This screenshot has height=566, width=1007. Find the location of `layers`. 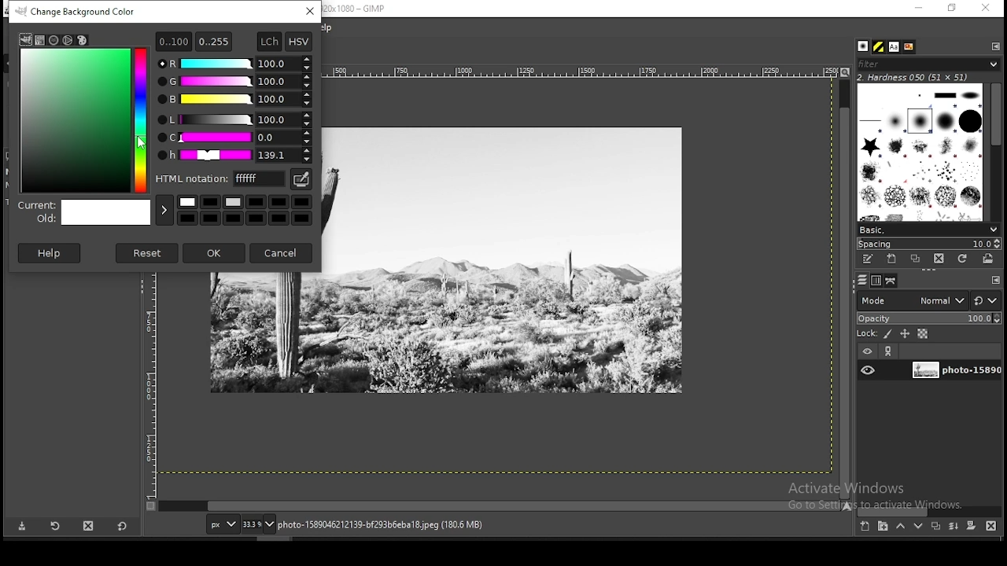

layers is located at coordinates (862, 281).